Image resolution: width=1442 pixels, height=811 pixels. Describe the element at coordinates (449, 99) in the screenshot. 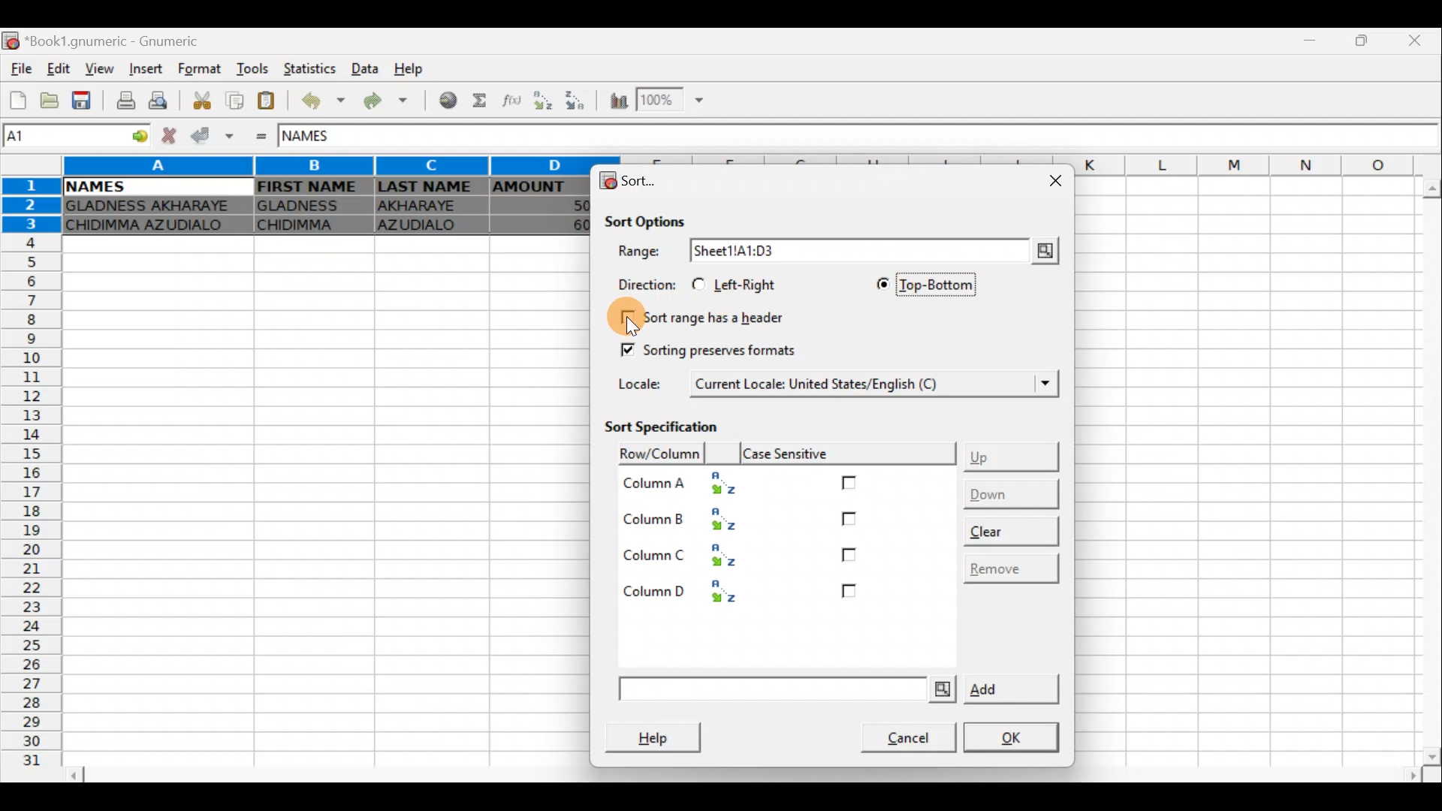

I see `Insert hyperlink` at that location.